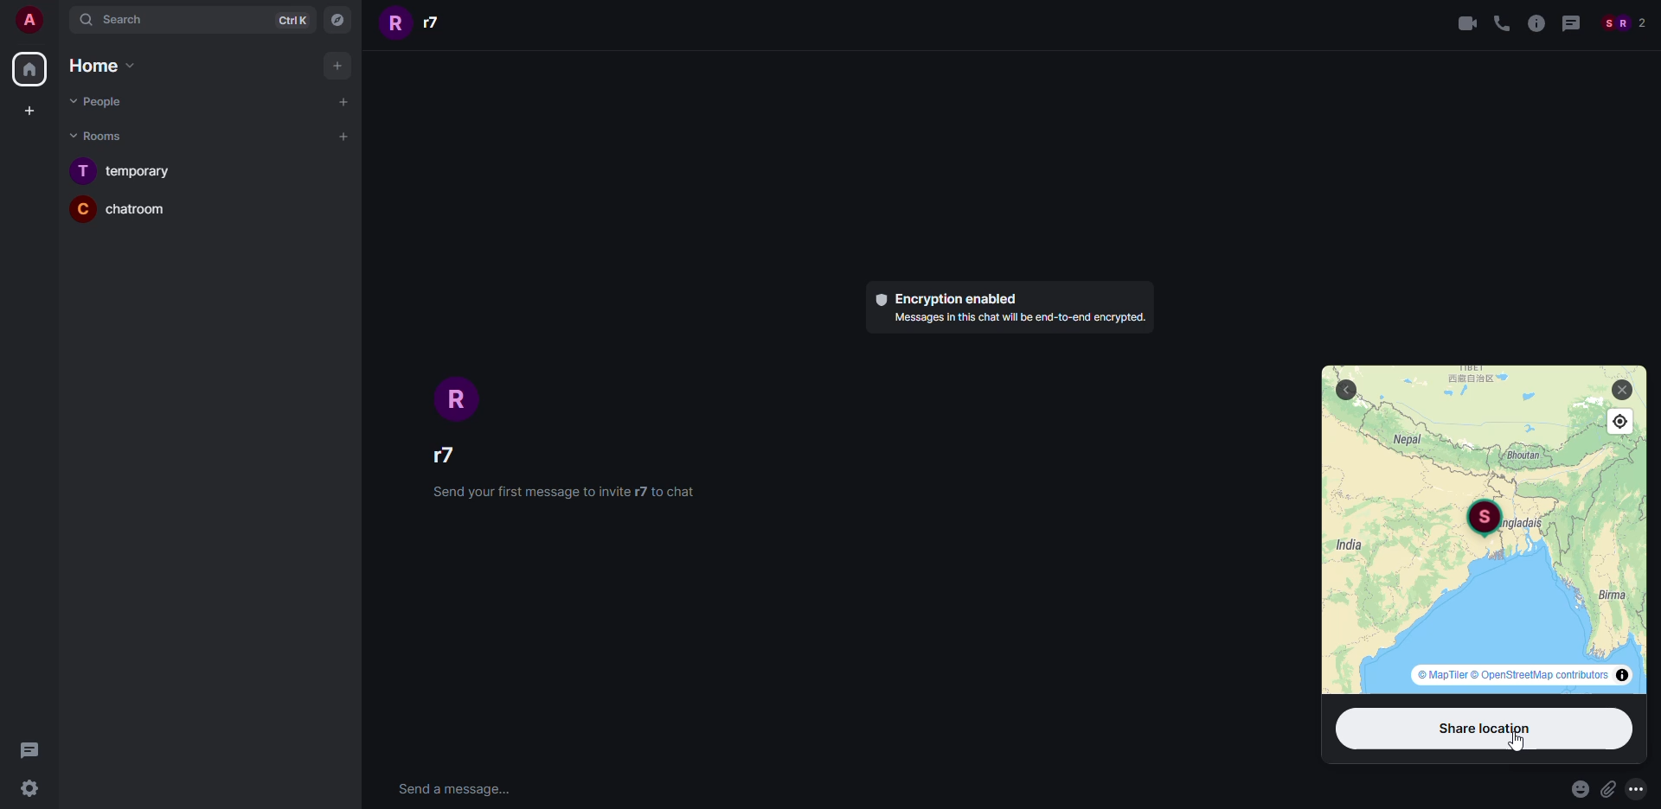 The width and height of the screenshot is (1661, 809). I want to click on People, so click(1623, 24).